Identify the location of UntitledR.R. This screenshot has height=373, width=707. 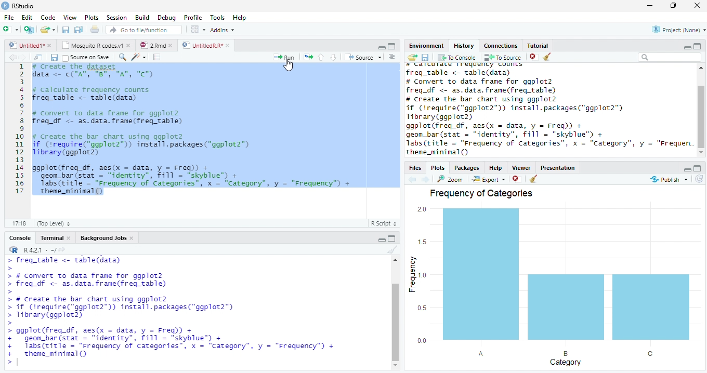
(206, 45).